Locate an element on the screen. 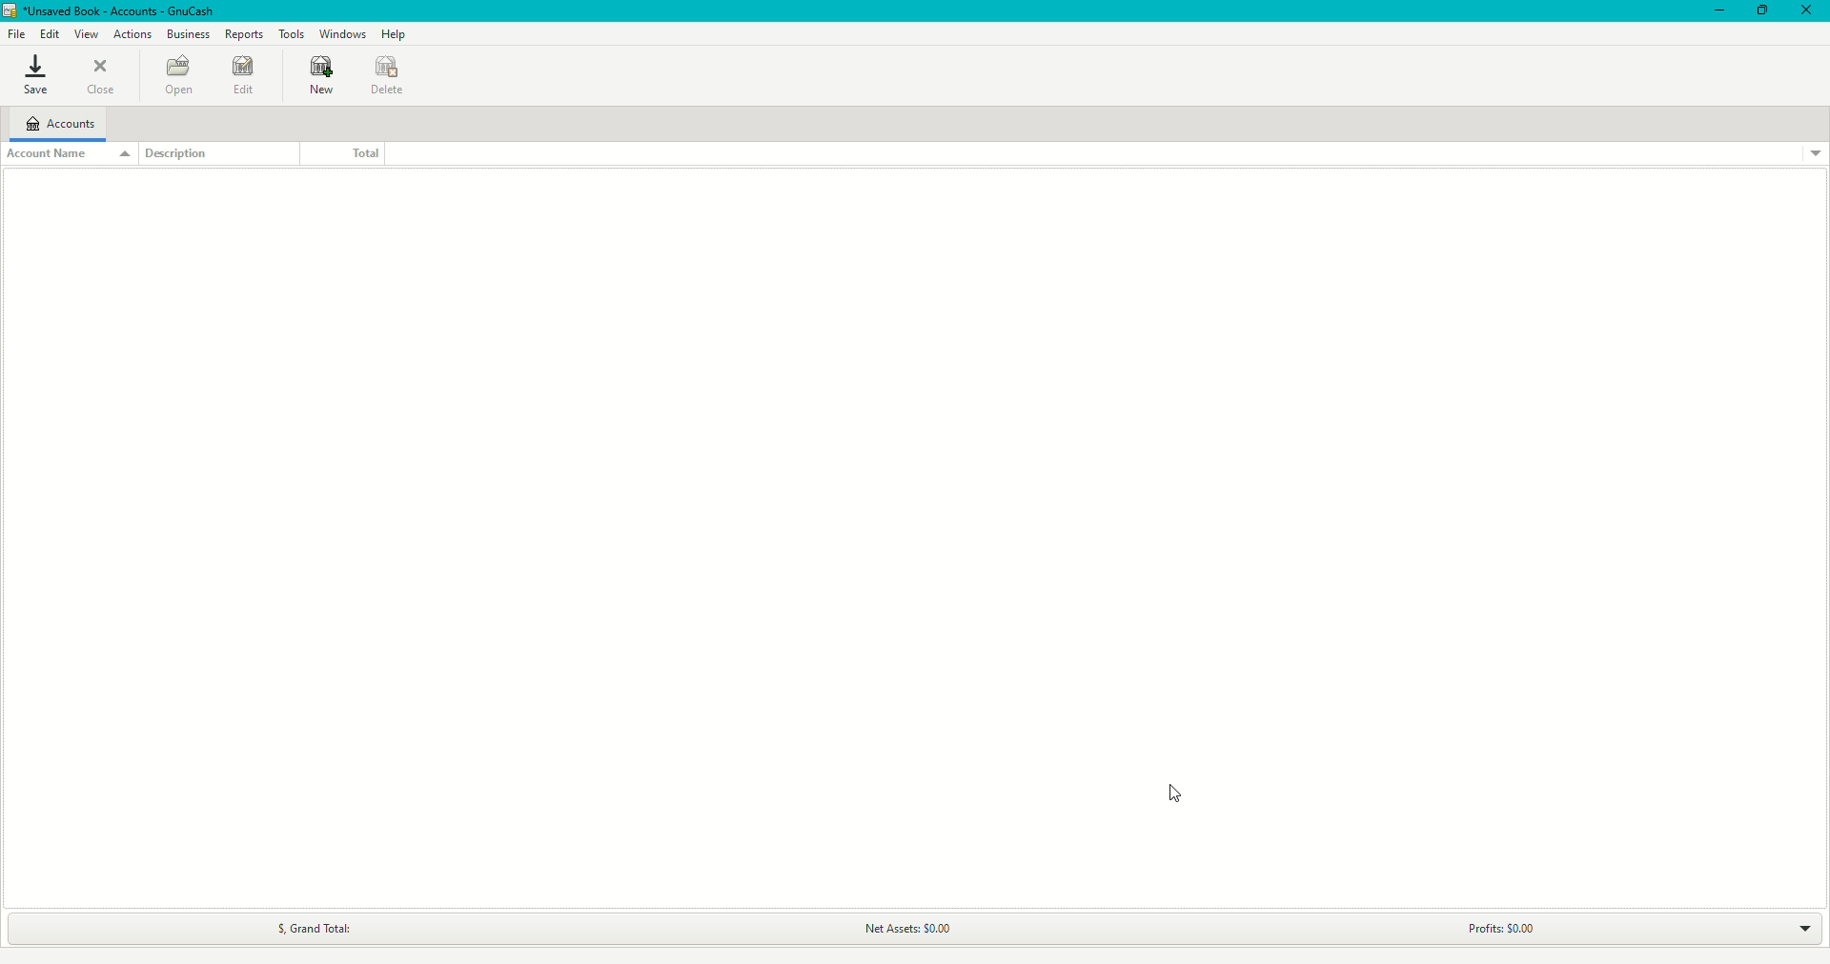  Close is located at coordinates (1807, 11).